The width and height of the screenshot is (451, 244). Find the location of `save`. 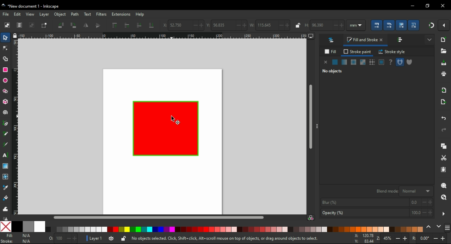

save is located at coordinates (443, 63).